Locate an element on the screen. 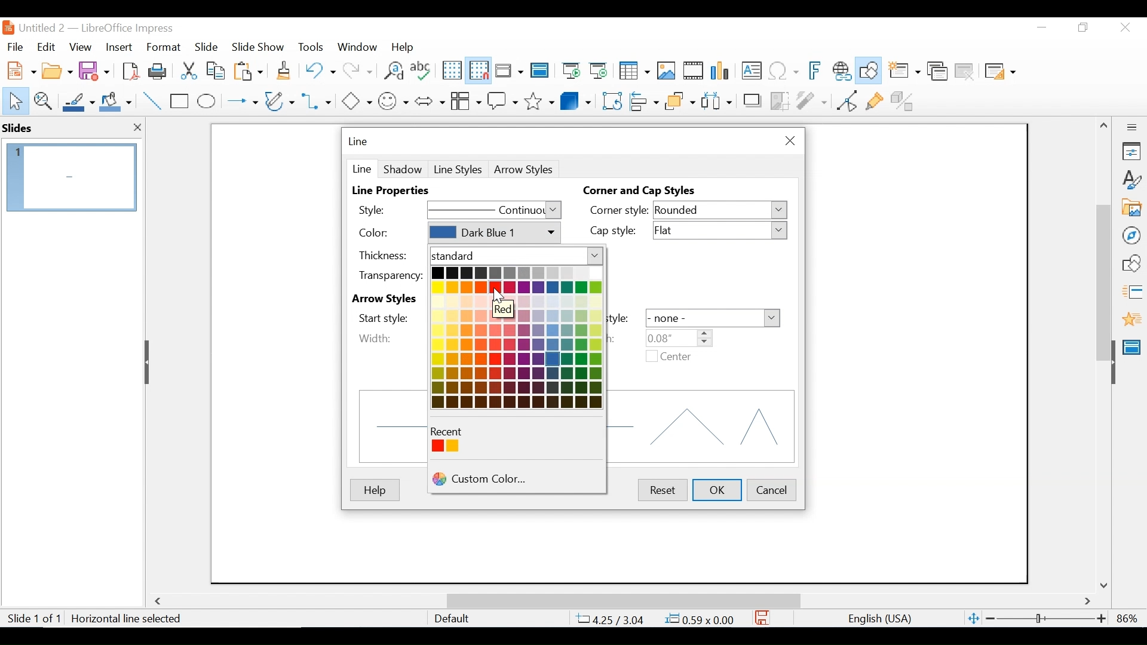 This screenshot has height=645, width=1147. Line Color is located at coordinates (77, 102).